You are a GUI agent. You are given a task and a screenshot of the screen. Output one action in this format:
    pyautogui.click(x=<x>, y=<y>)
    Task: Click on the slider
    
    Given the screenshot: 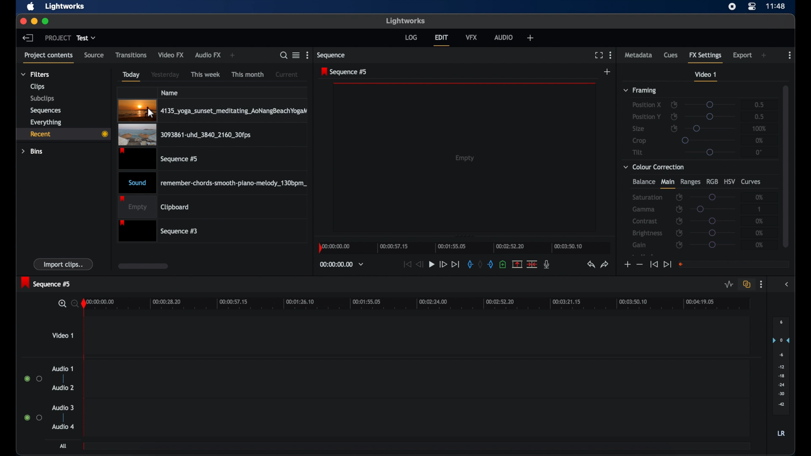 What is the action you would take?
    pyautogui.click(x=710, y=128)
    